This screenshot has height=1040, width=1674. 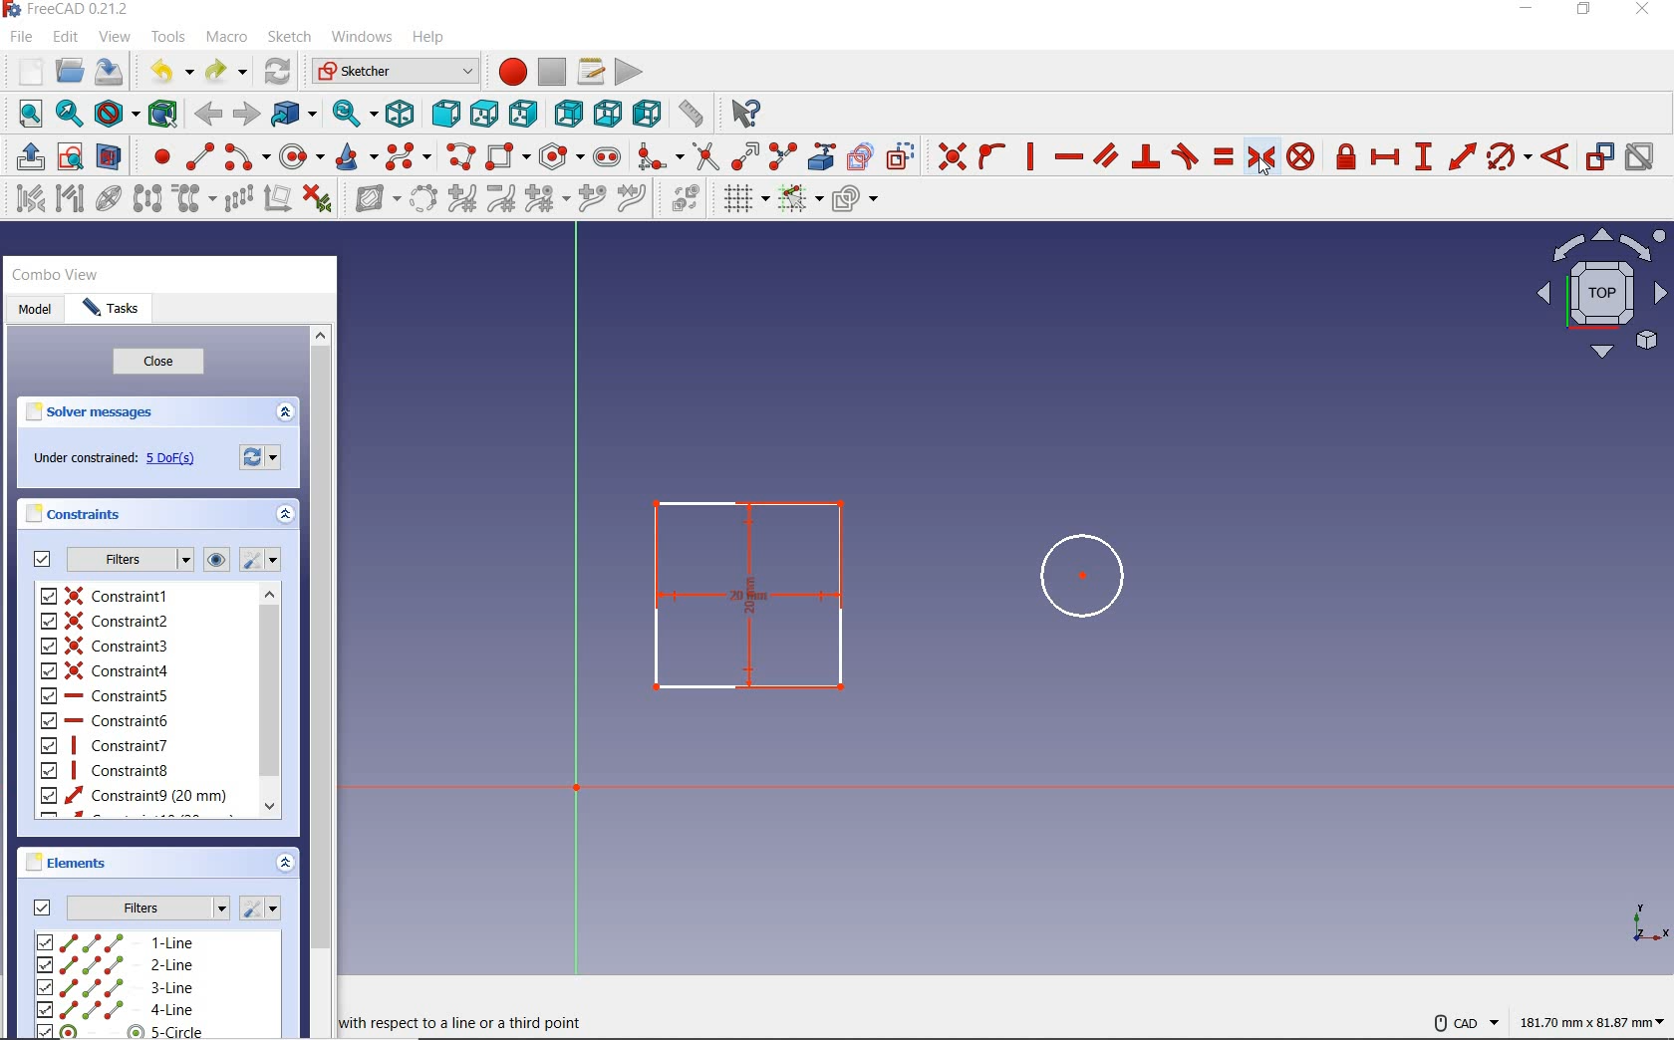 What do you see at coordinates (1509, 157) in the screenshot?
I see `constrain arc or circle` at bounding box center [1509, 157].